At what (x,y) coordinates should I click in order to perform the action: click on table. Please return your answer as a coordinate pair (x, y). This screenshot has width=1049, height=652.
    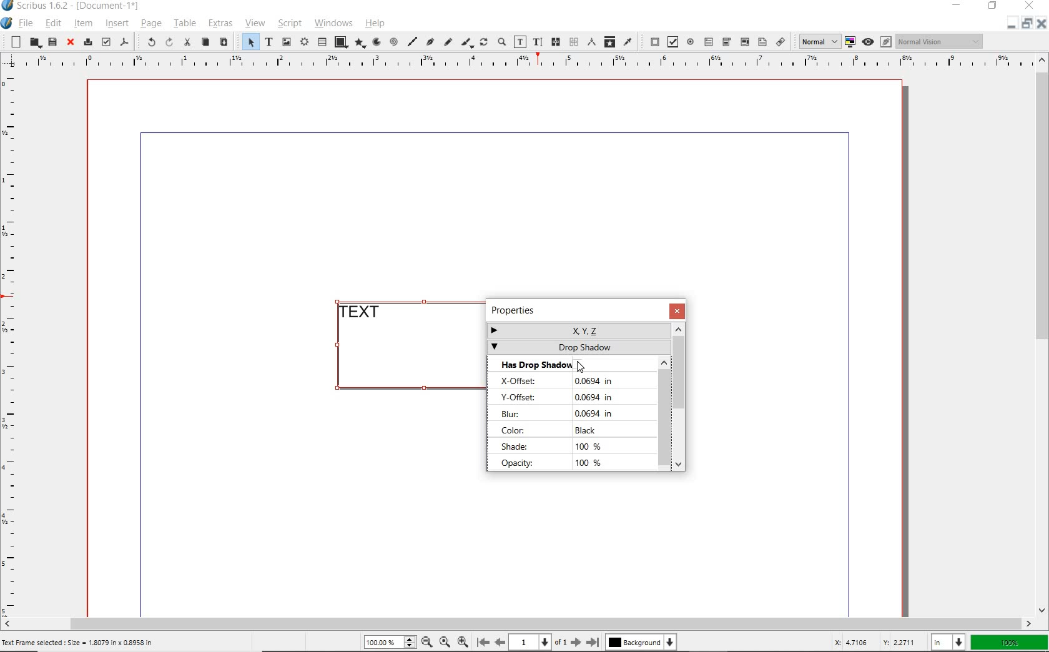
    Looking at the image, I should click on (185, 24).